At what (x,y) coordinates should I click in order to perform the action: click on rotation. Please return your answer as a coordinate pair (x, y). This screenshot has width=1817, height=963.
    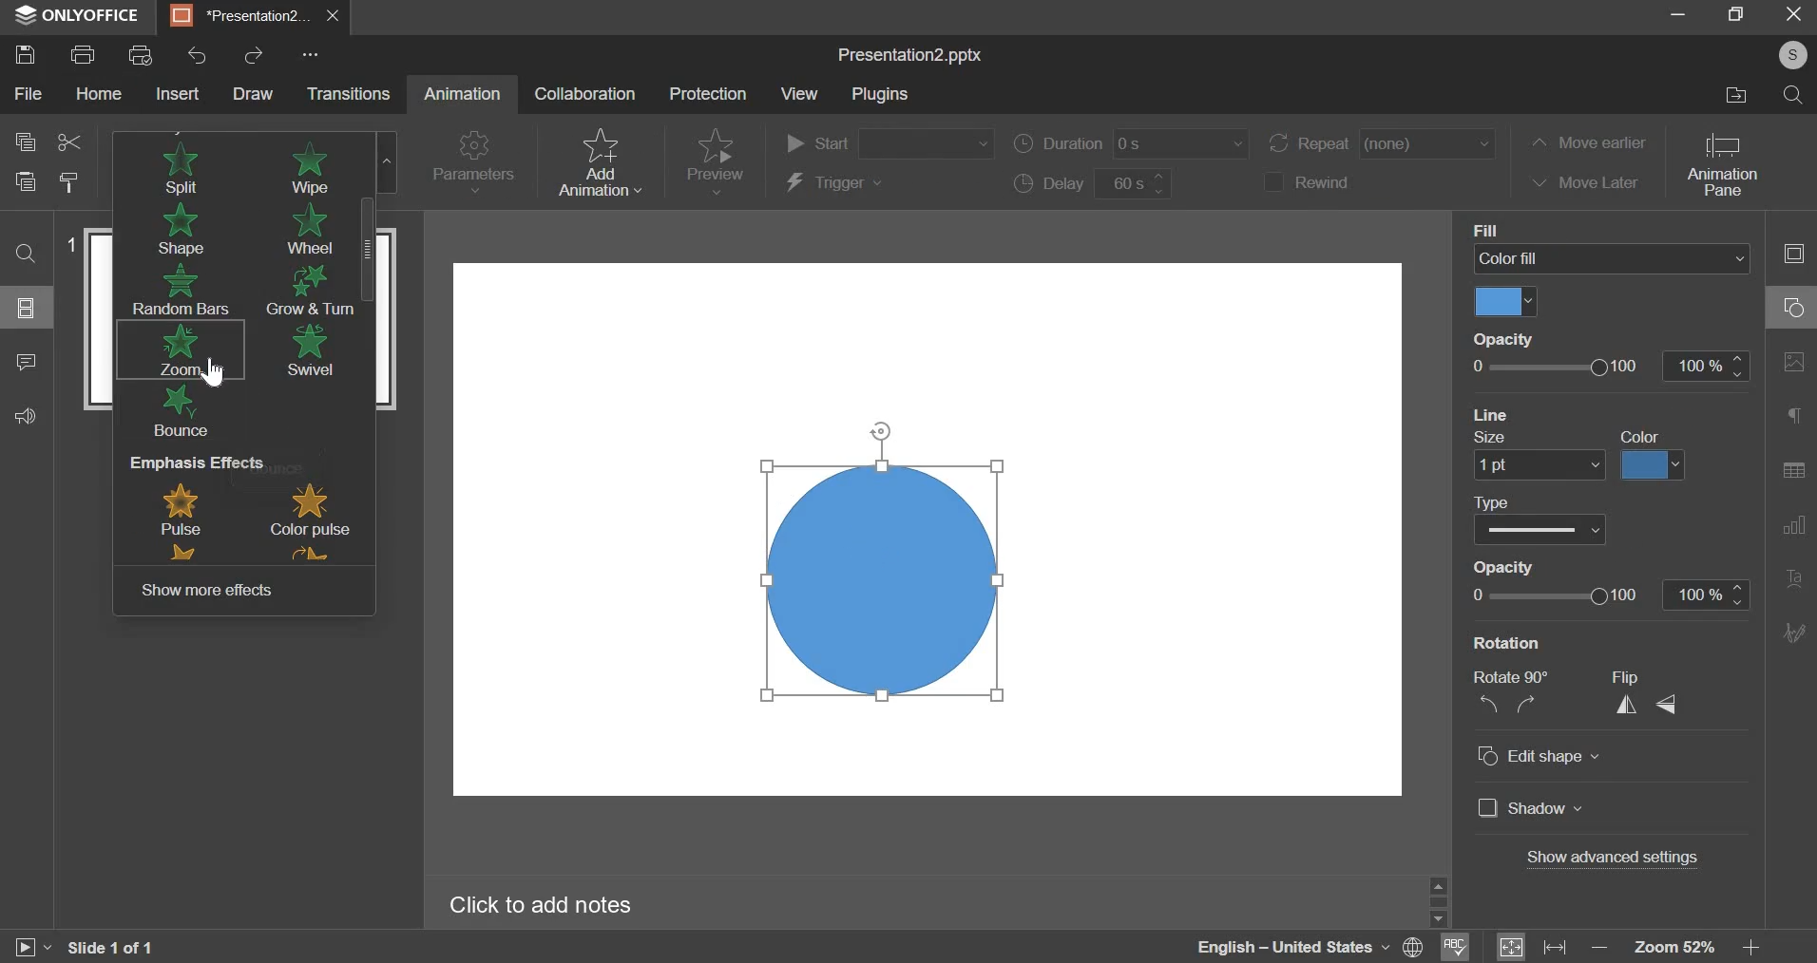
    Looking at the image, I should click on (1510, 697).